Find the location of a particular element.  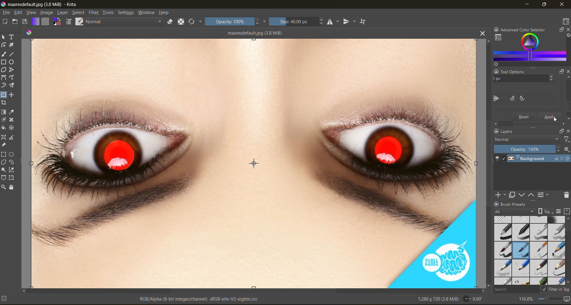

tool is located at coordinates (14, 111).